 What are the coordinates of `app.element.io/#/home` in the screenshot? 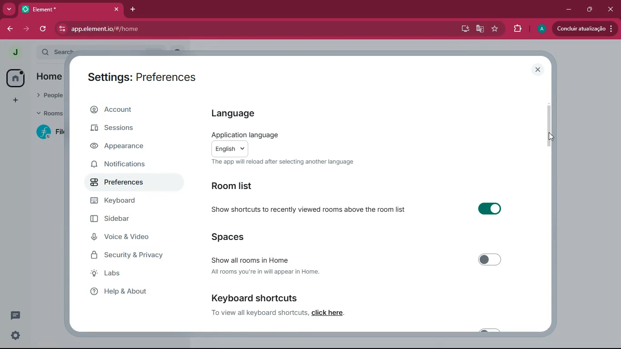 It's located at (160, 29).